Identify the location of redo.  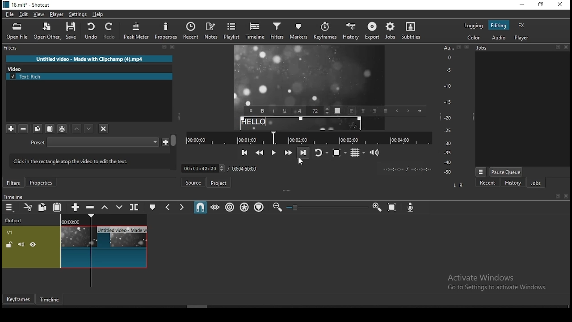
(110, 31).